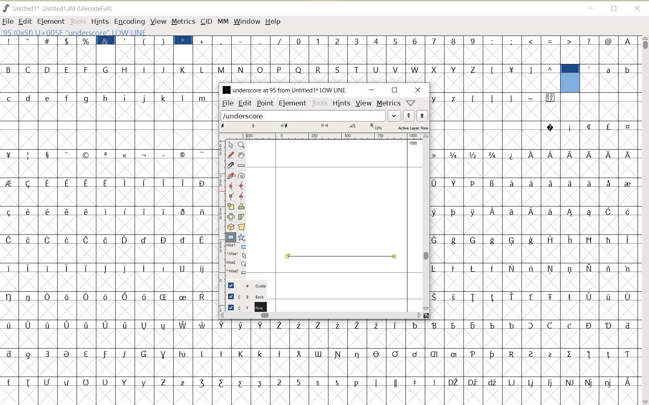 The height and width of the screenshot is (405, 649). What do you see at coordinates (322, 136) in the screenshot?
I see `RULER` at bounding box center [322, 136].